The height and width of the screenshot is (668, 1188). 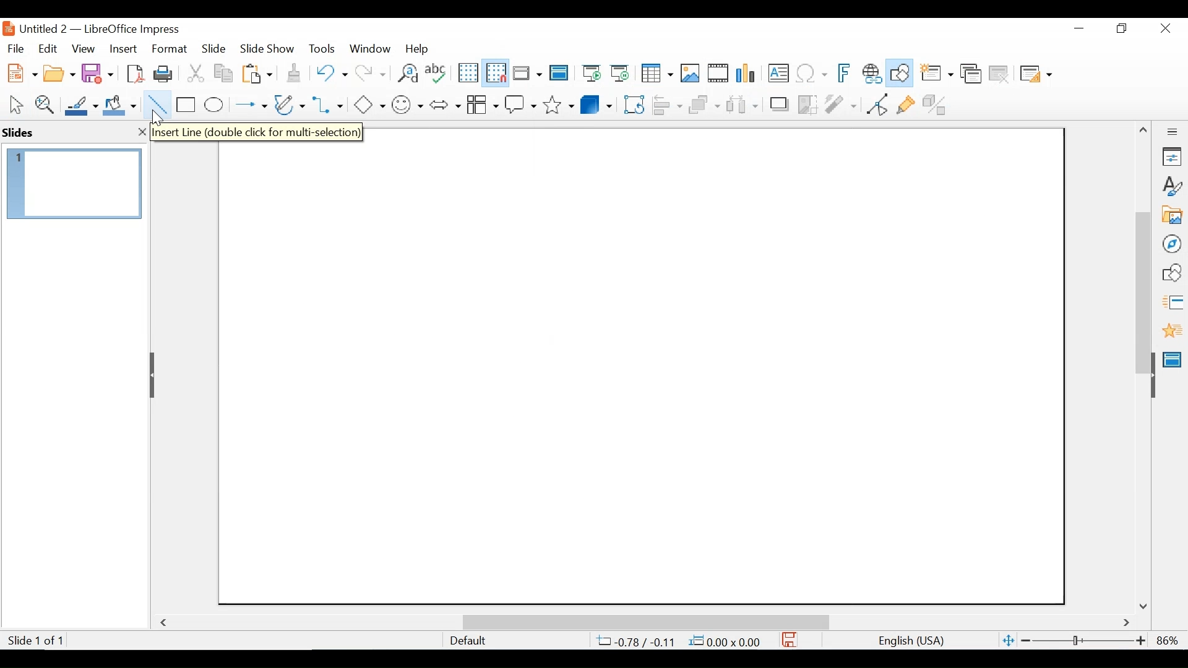 What do you see at coordinates (407, 73) in the screenshot?
I see `Find and Replace` at bounding box center [407, 73].